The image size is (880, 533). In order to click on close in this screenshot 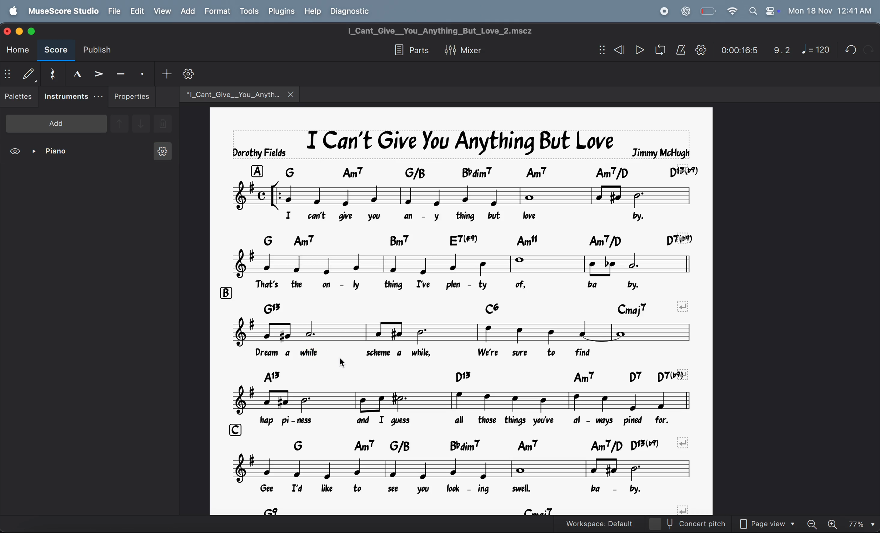, I will do `click(292, 94)`.